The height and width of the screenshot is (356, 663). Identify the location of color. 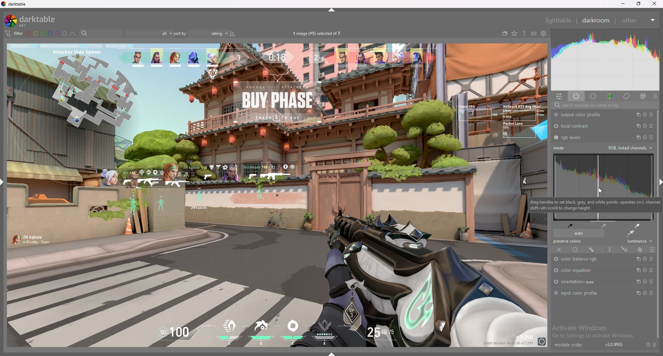
(610, 96).